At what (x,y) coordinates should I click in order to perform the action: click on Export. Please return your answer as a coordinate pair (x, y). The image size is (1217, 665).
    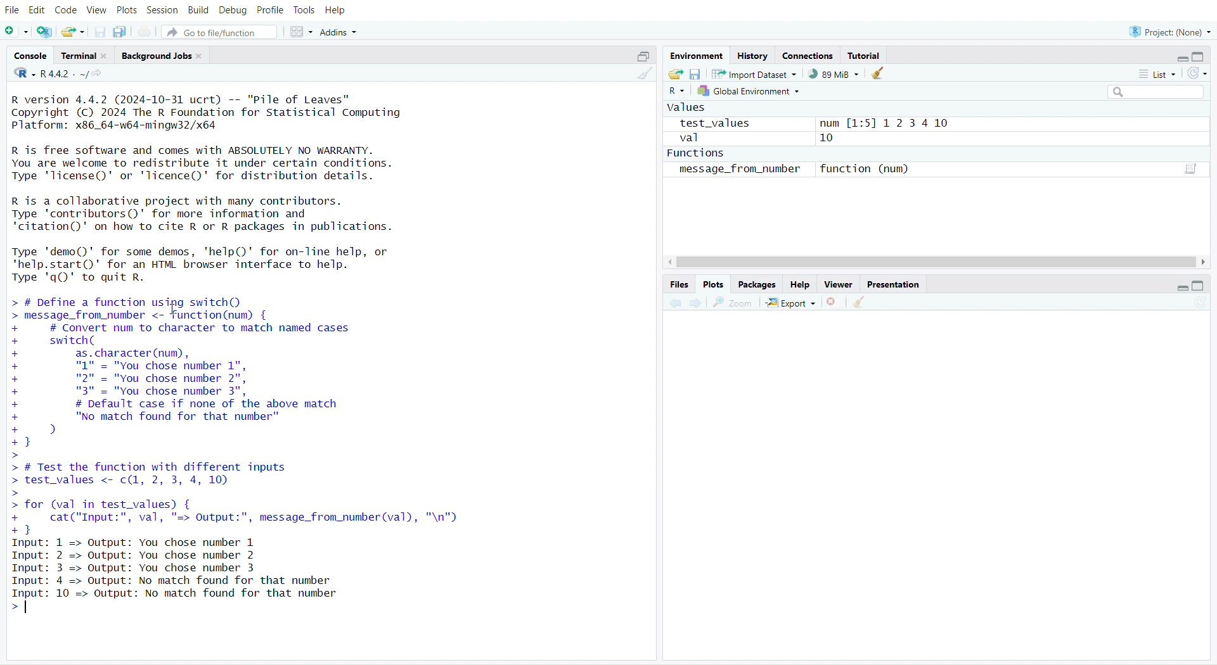
    Looking at the image, I should click on (791, 302).